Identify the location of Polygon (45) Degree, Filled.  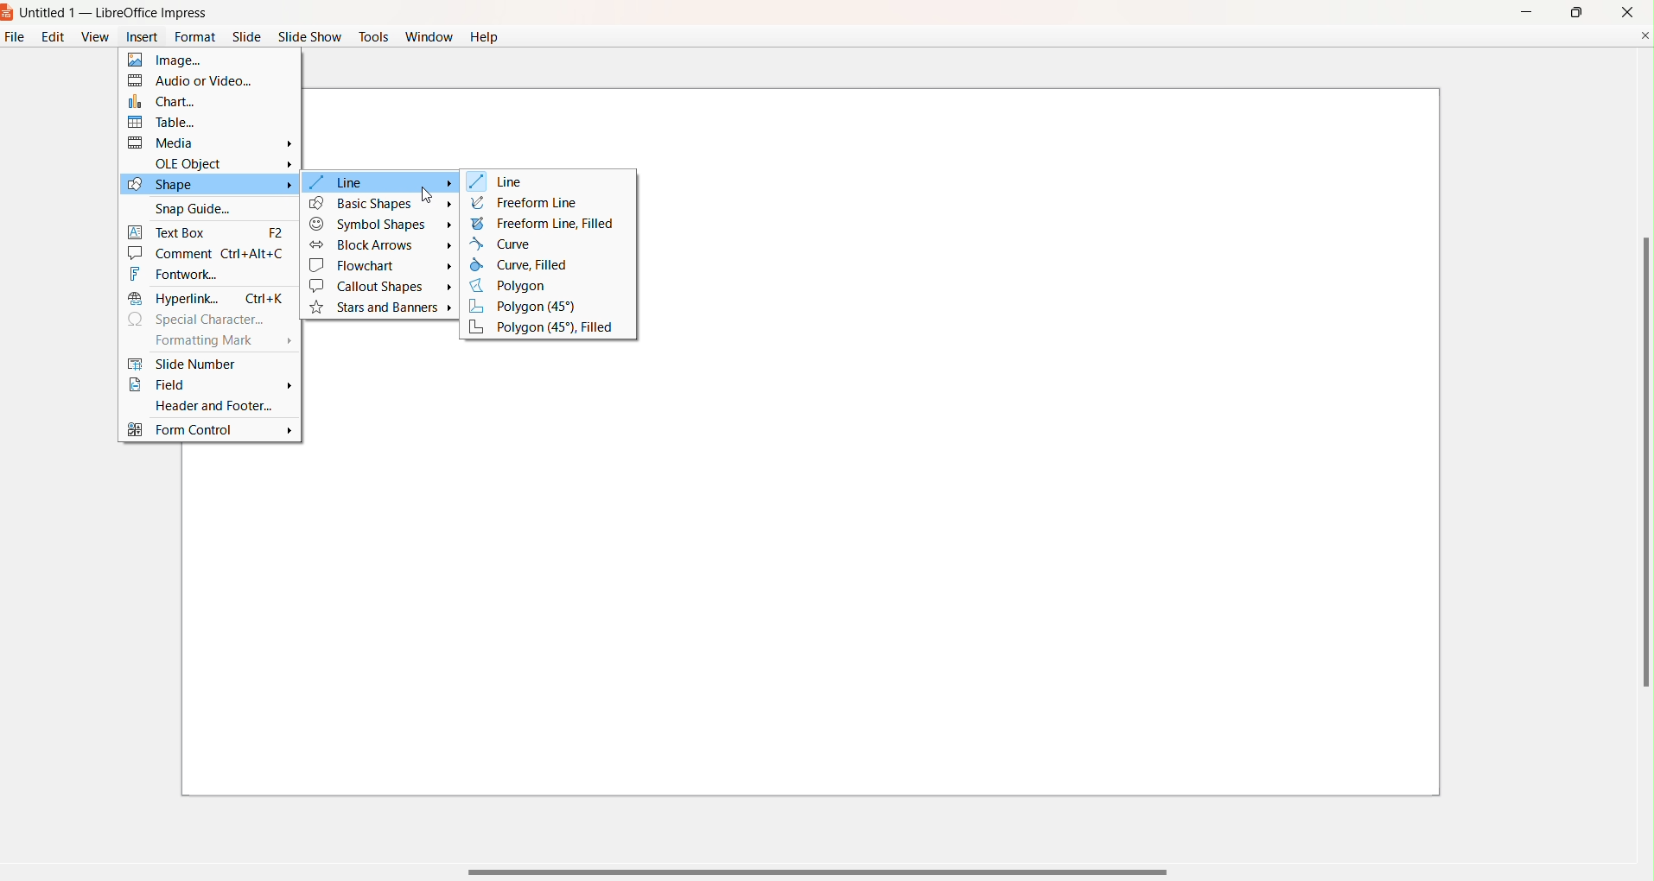
(543, 328).